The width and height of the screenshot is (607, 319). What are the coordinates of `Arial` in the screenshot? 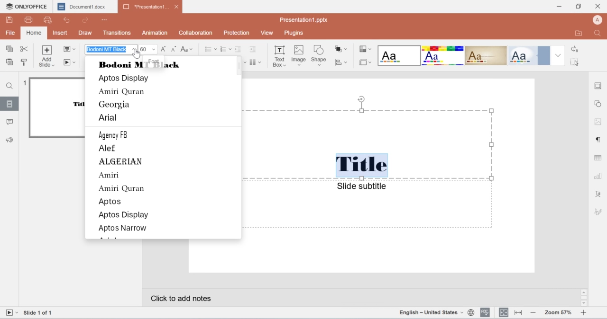 It's located at (109, 119).